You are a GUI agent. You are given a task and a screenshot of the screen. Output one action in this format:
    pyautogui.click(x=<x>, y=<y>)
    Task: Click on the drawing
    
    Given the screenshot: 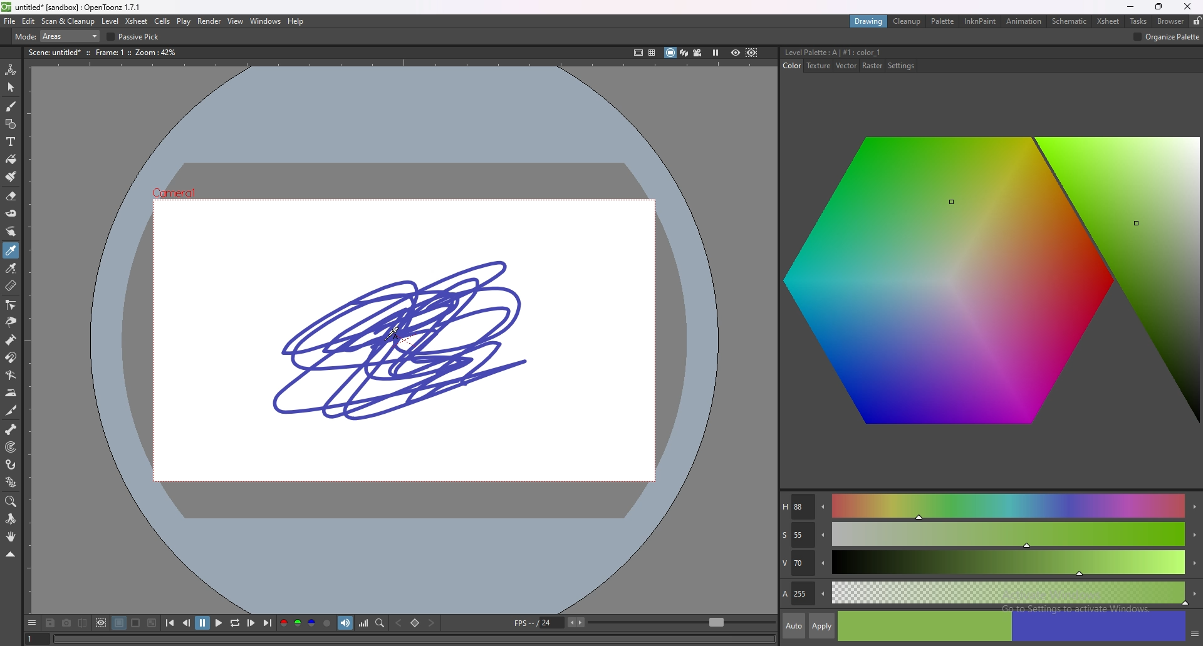 What is the action you would take?
    pyautogui.click(x=869, y=22)
    